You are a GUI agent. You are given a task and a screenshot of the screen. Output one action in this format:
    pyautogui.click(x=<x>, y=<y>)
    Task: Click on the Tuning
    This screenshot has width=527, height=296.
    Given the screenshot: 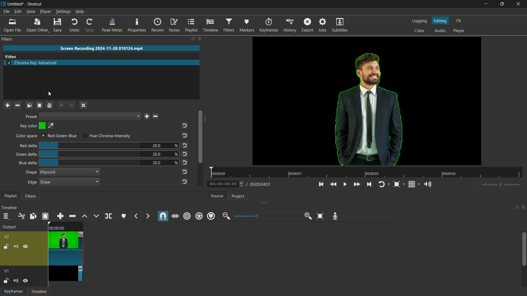 What is the action you would take?
    pyautogui.click(x=501, y=185)
    